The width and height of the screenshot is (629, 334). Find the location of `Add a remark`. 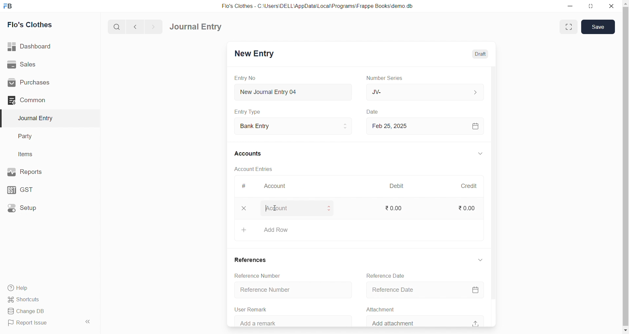

Add a remark is located at coordinates (291, 321).